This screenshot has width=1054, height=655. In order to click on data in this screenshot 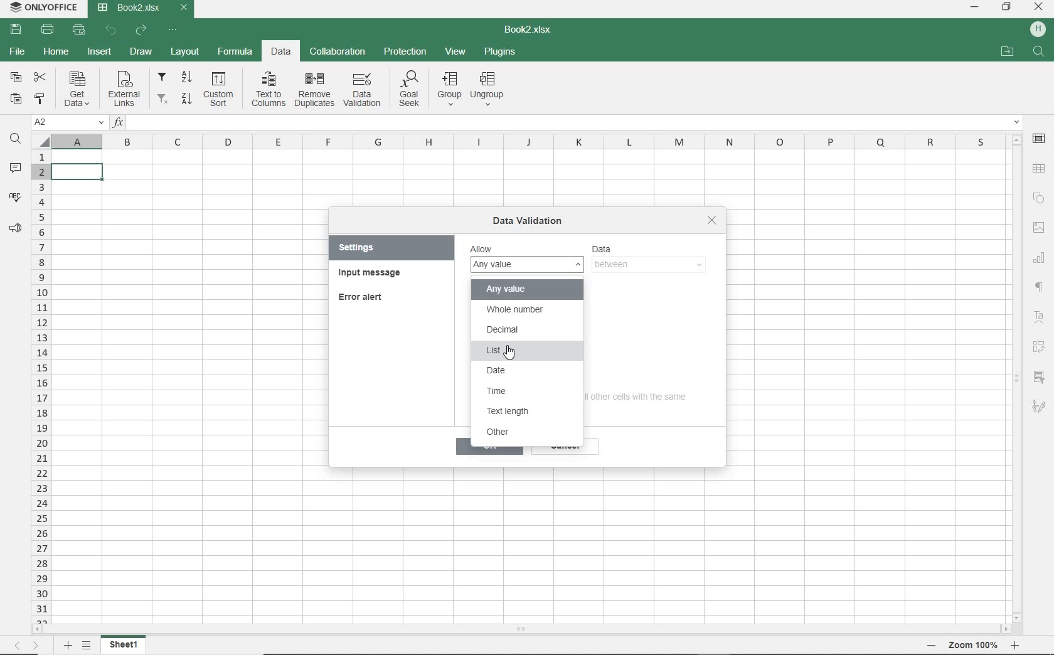, I will do `click(616, 249)`.